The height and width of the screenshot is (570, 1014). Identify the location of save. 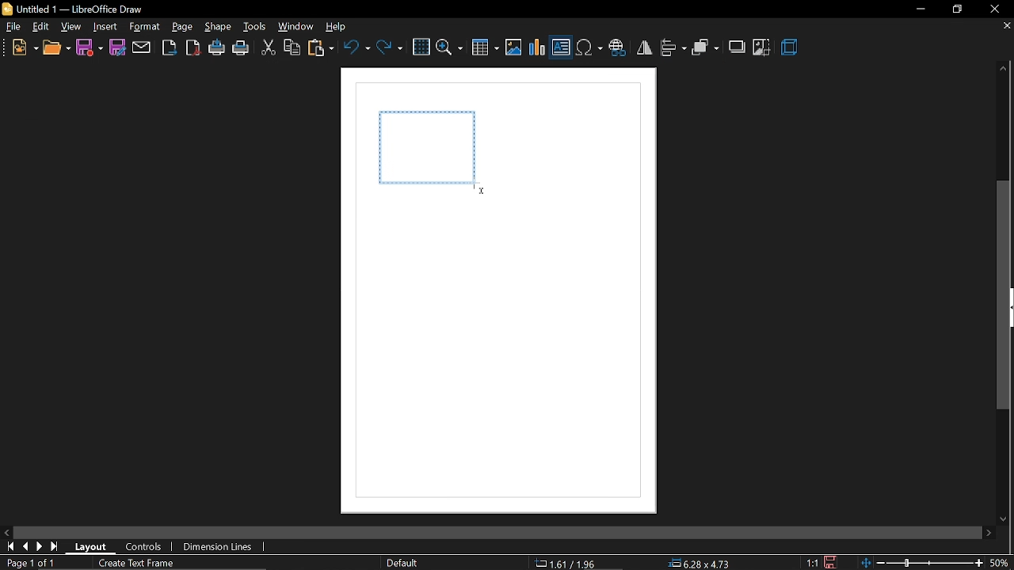
(90, 47).